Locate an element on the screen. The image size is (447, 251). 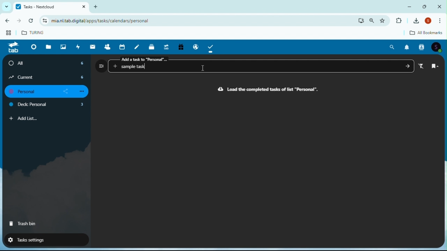
Downloads is located at coordinates (417, 21).